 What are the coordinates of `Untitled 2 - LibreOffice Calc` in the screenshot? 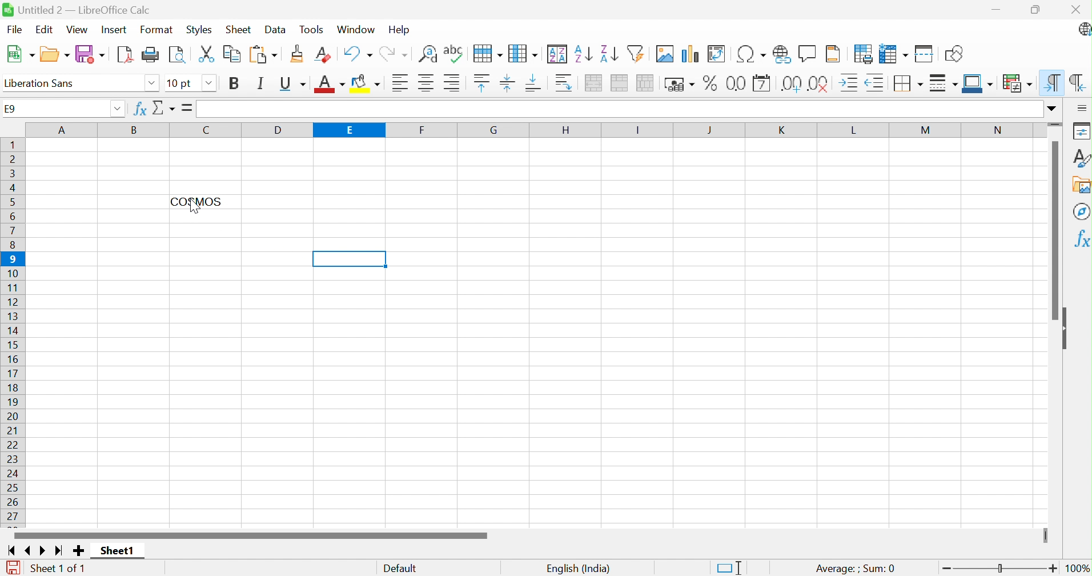 It's located at (77, 8).